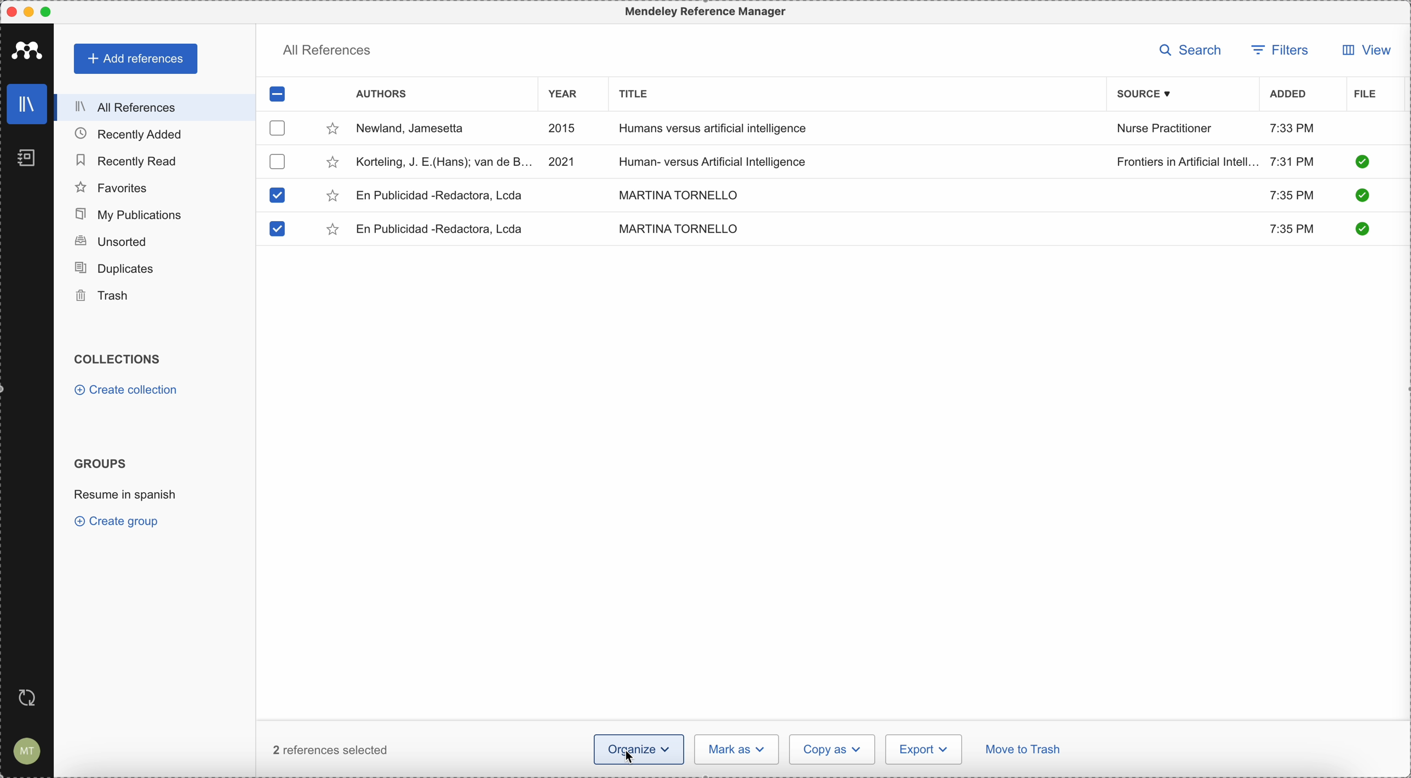 Image resolution: width=1411 pixels, height=778 pixels. I want to click on recently added, so click(137, 134).